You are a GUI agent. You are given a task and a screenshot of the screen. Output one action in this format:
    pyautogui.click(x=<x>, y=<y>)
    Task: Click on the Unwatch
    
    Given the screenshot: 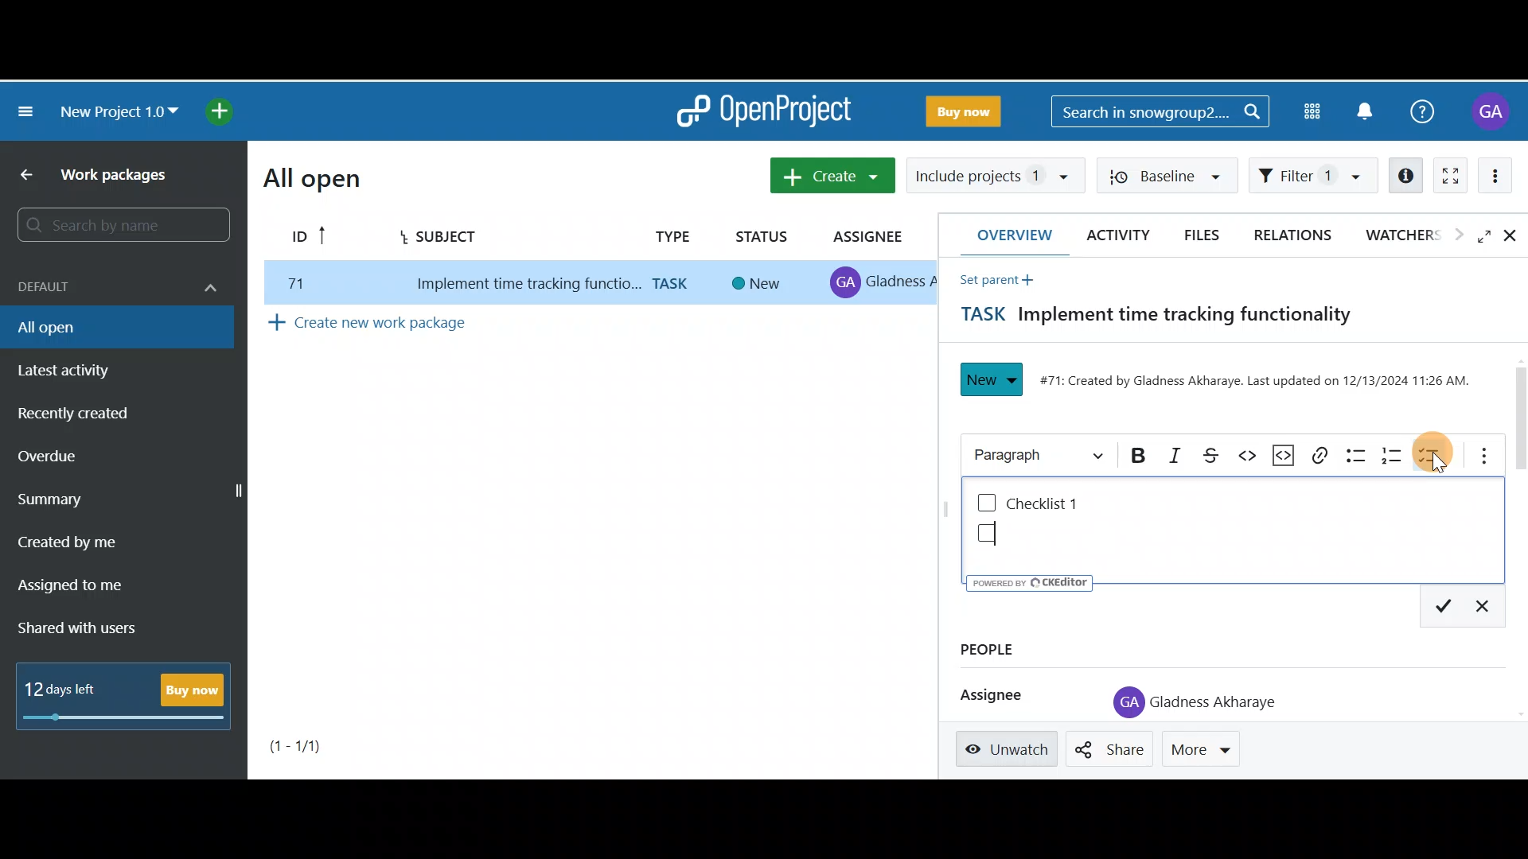 What is the action you would take?
    pyautogui.click(x=1009, y=749)
    